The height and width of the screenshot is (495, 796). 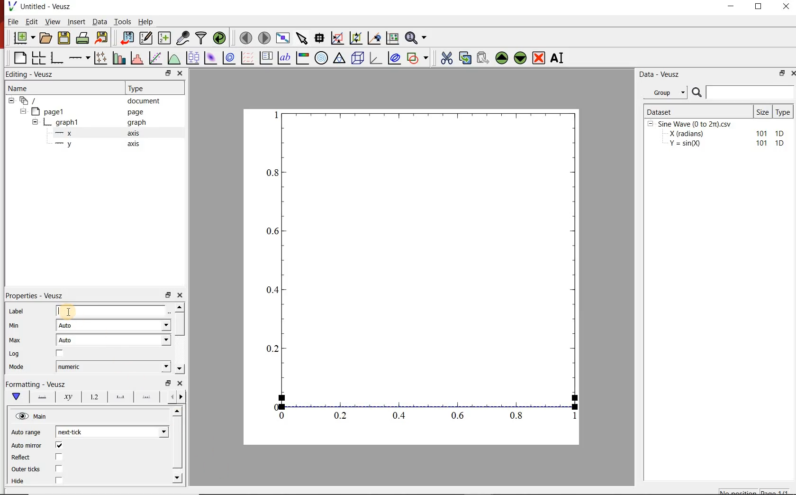 I want to click on move up, so click(x=502, y=58).